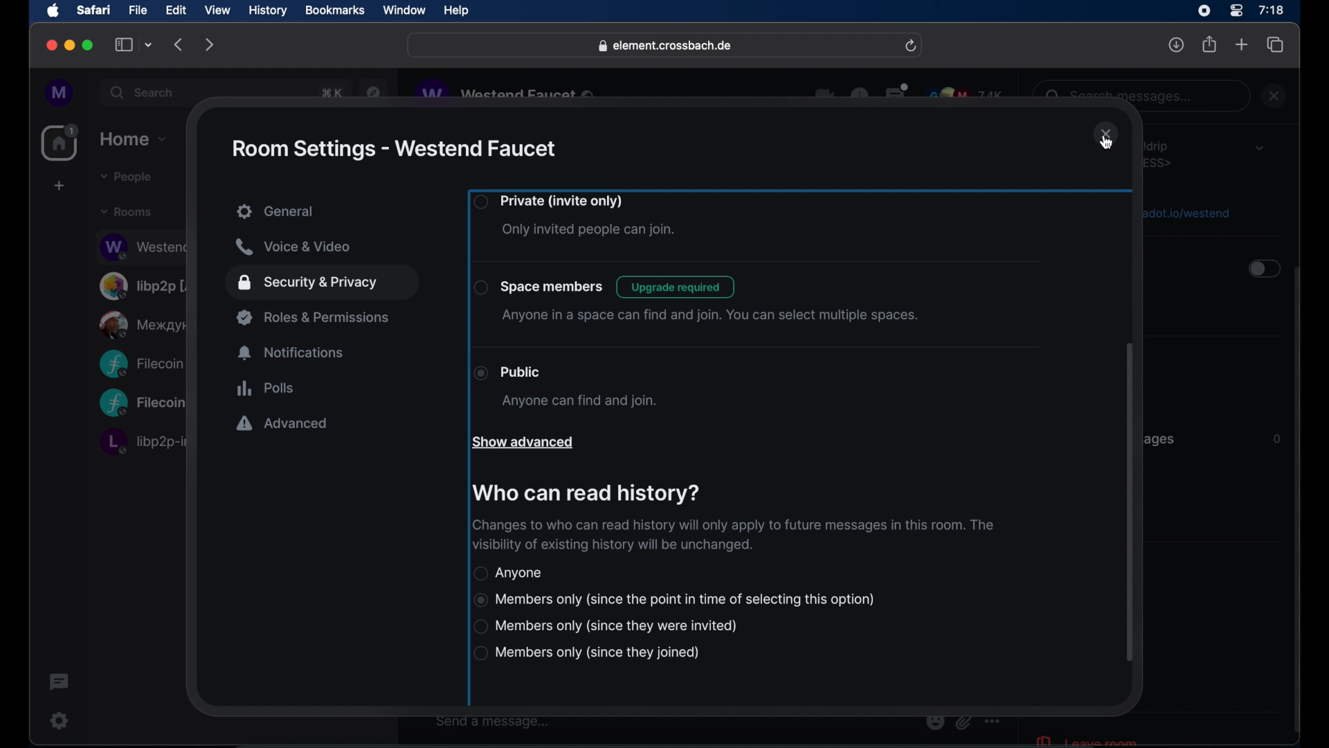  I want to click on screen recorder icon, so click(1204, 11).